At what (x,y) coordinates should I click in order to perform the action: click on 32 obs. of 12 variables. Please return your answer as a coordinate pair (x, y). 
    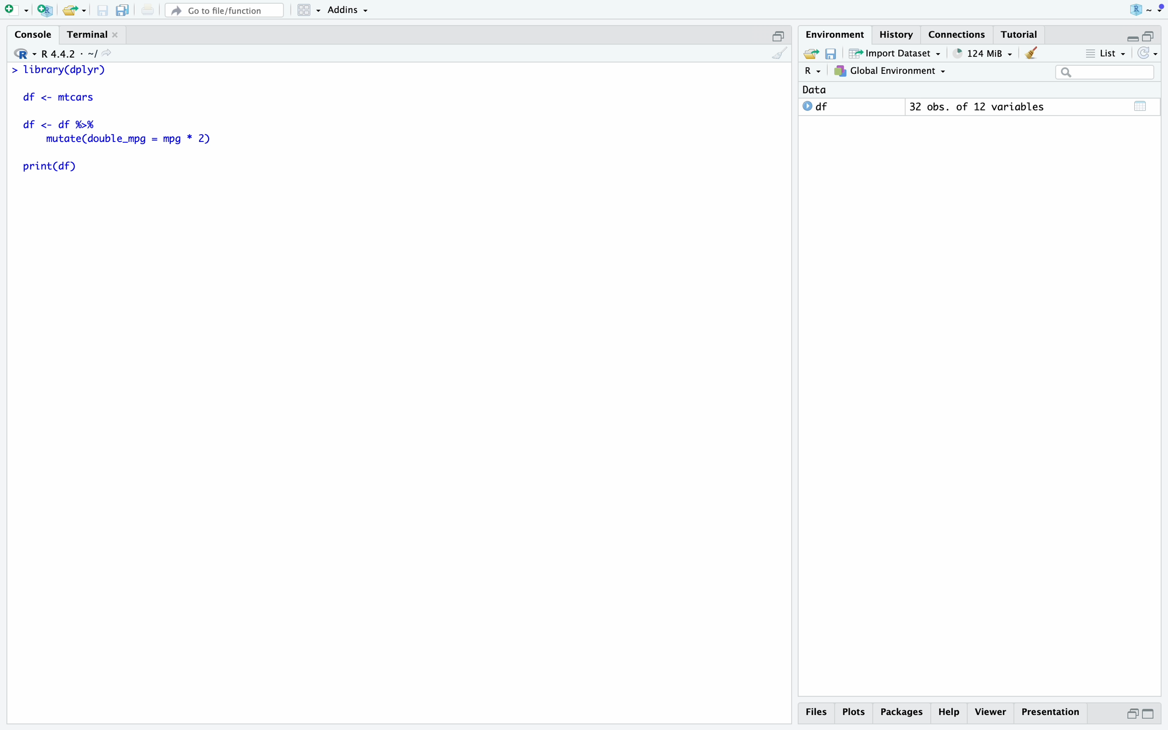
    Looking at the image, I should click on (978, 107).